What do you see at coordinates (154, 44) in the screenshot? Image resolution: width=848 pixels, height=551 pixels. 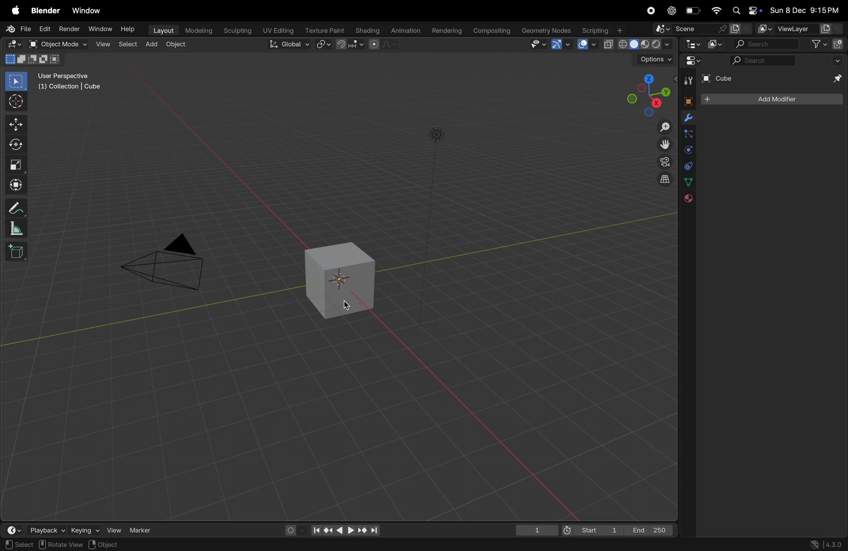 I see `add` at bounding box center [154, 44].